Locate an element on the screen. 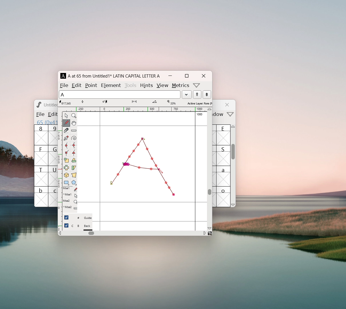 The height and width of the screenshot is (309, 346). A is located at coordinates (63, 76).